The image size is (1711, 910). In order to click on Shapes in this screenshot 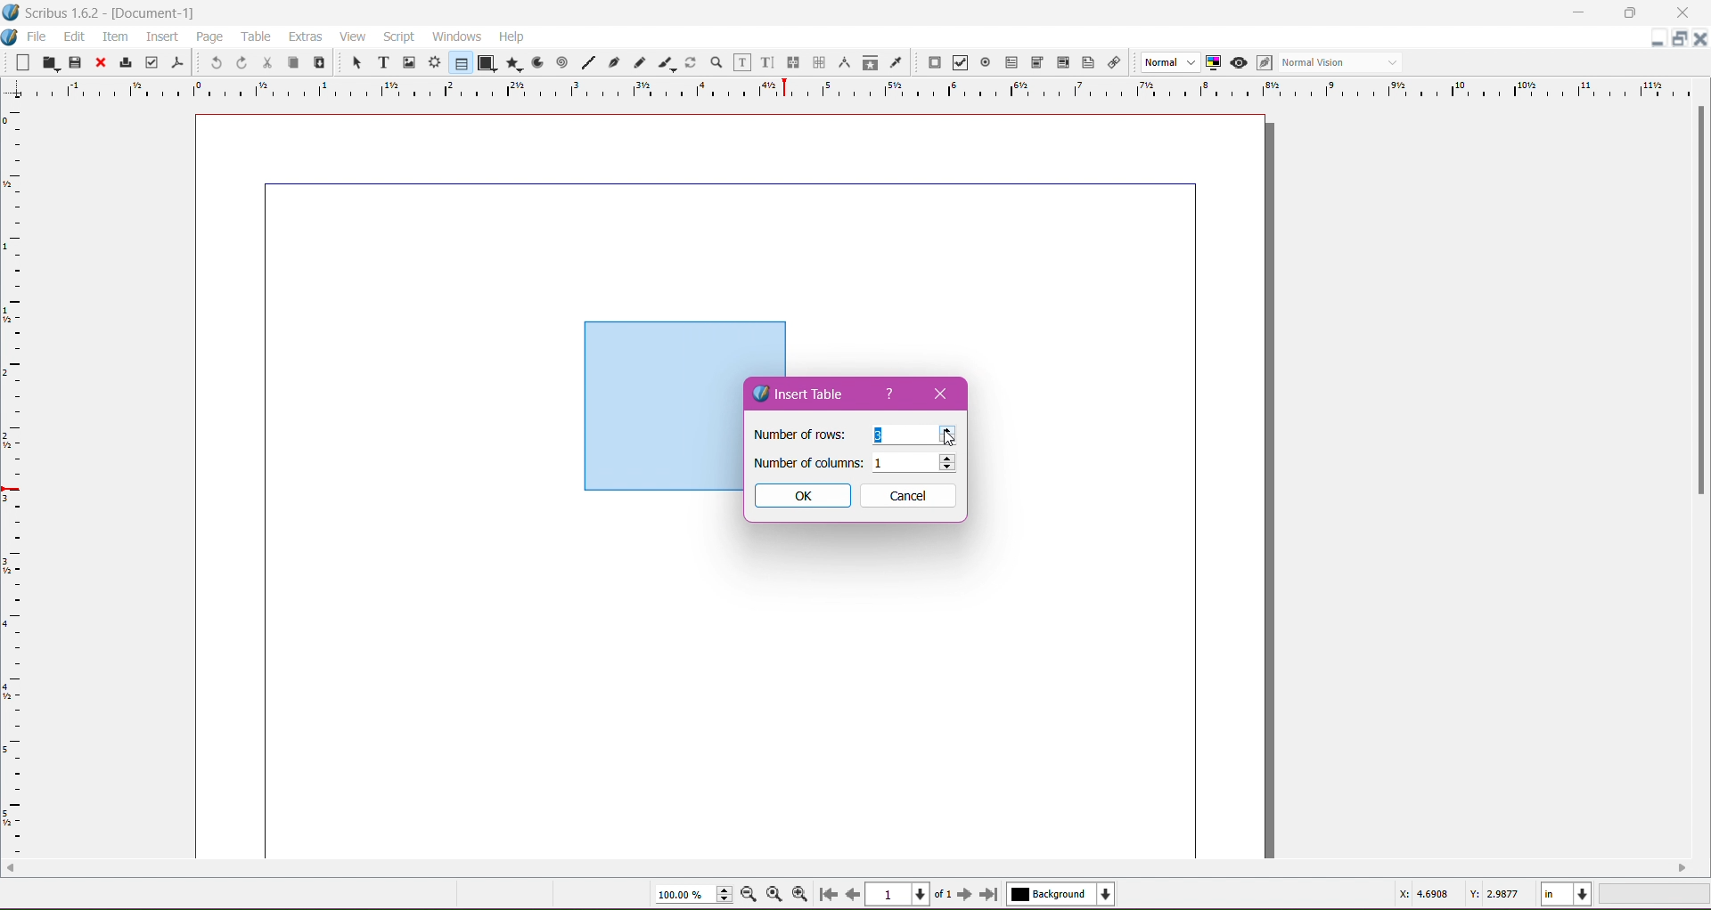, I will do `click(486, 62)`.